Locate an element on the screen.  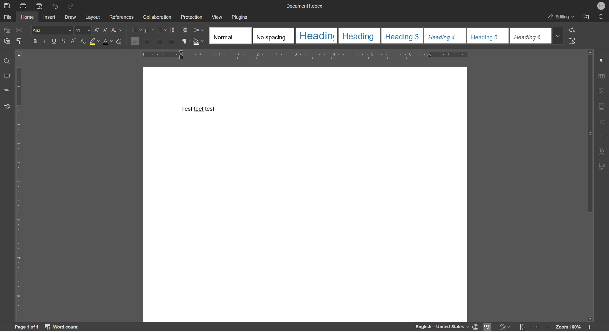
Replace is located at coordinates (571, 30).